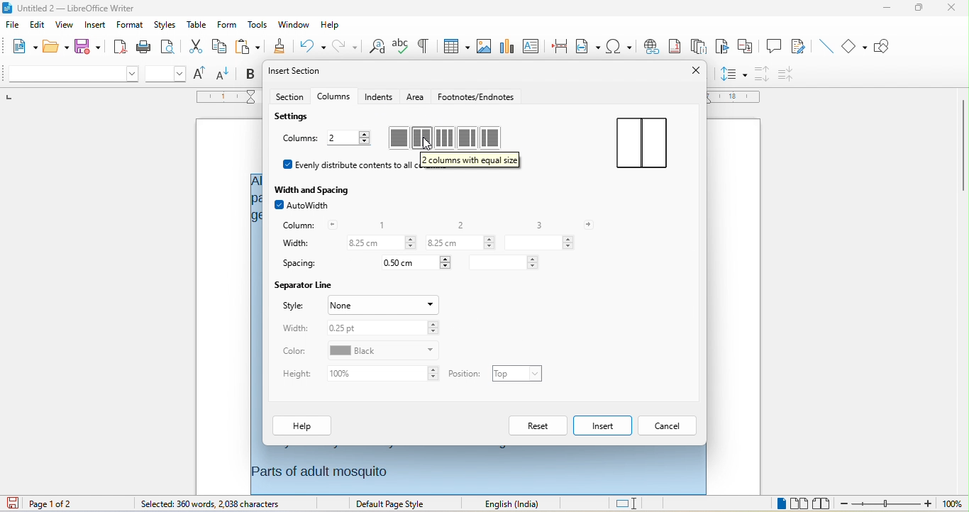  What do you see at coordinates (468, 162) in the screenshot?
I see `tool tips` at bounding box center [468, 162].